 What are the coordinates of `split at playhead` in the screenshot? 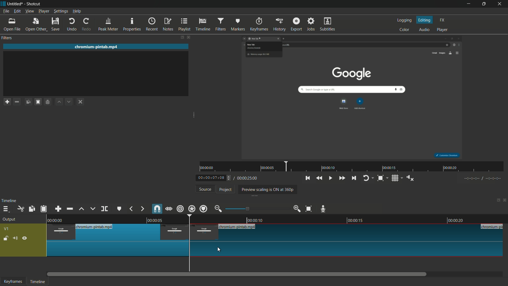 It's located at (105, 209).